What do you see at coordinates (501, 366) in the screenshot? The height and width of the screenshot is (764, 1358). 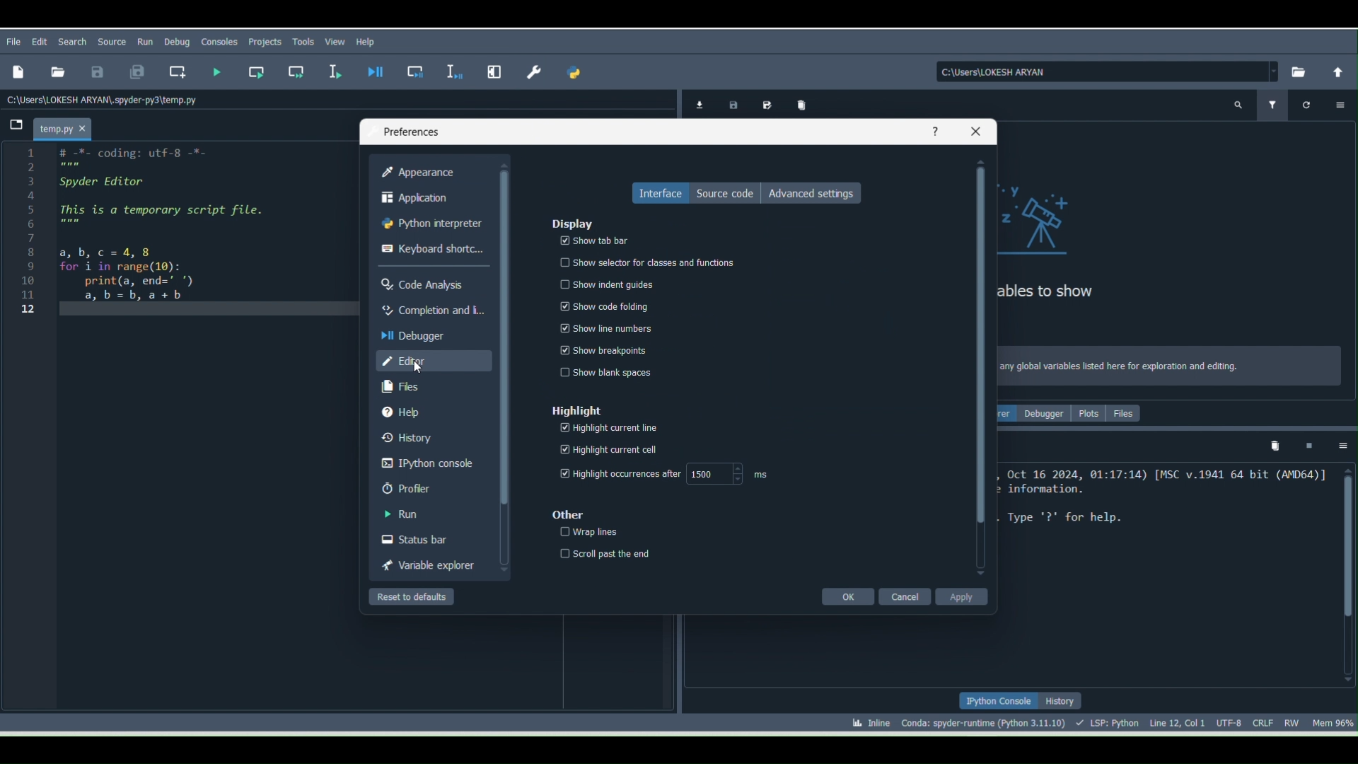 I see `Scrollbar` at bounding box center [501, 366].